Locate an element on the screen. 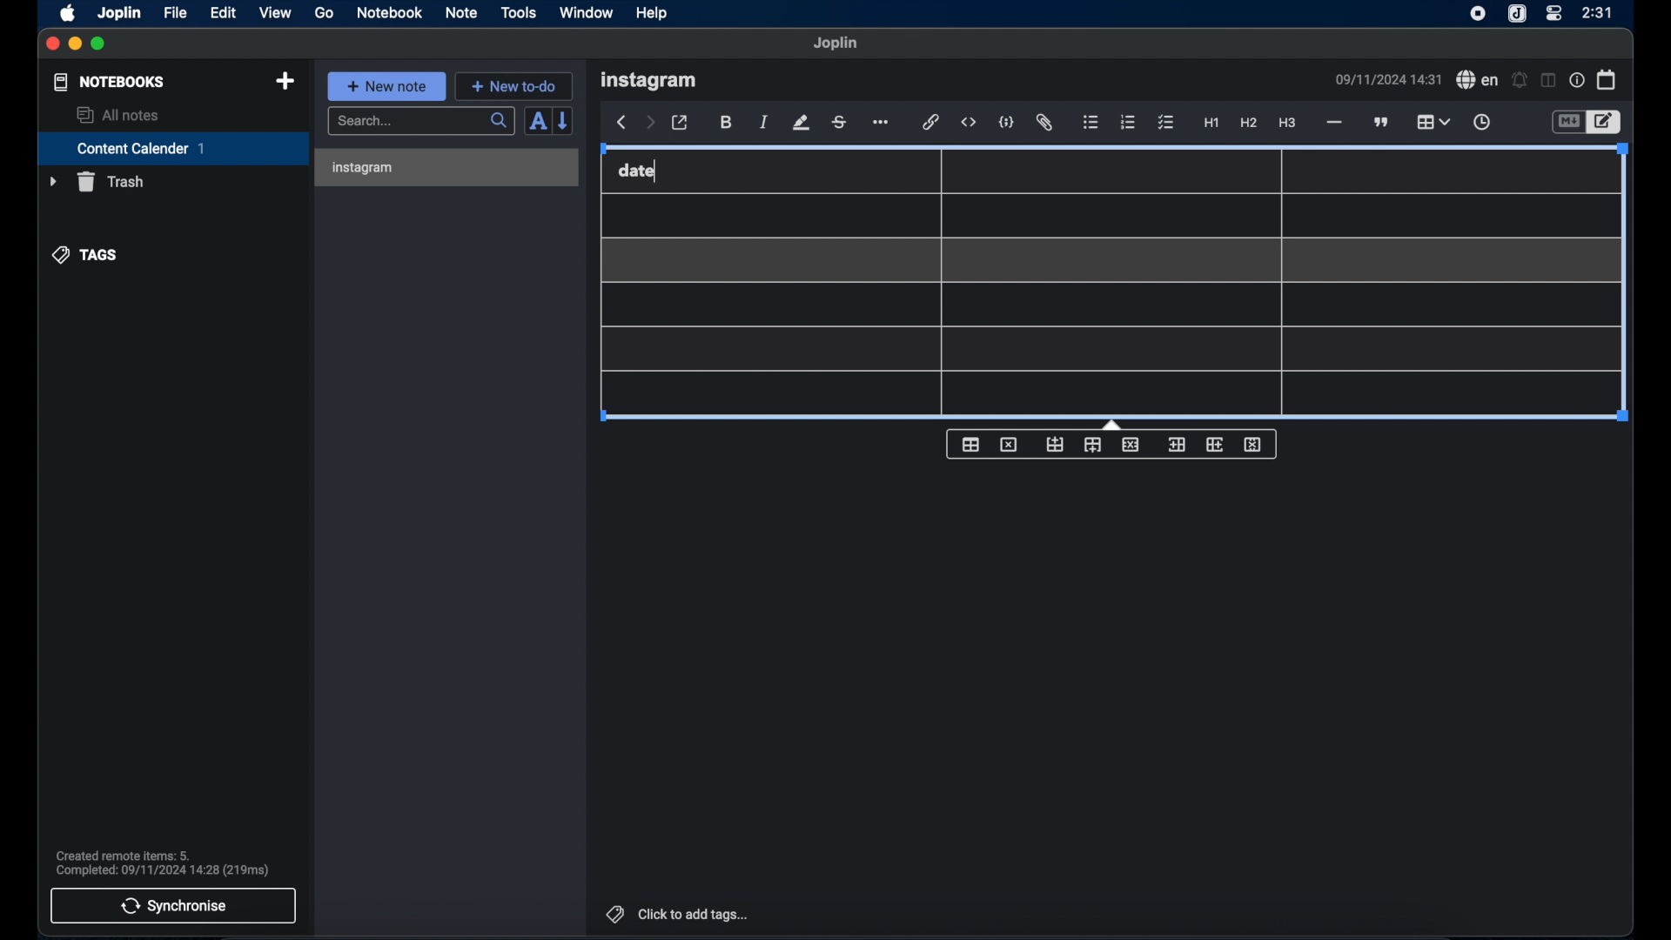  delete column is located at coordinates (1253, 445).